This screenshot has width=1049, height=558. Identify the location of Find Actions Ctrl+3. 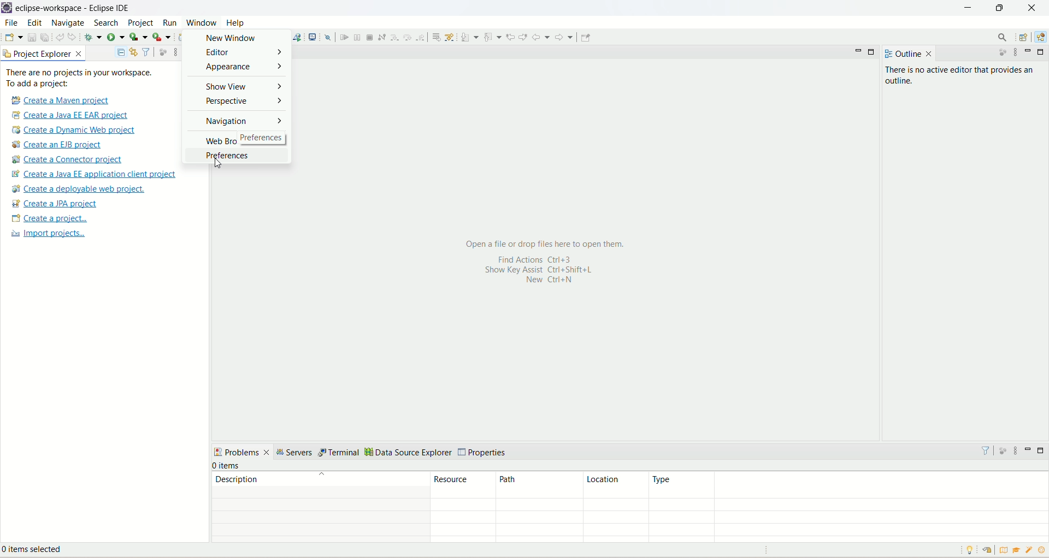
(531, 259).